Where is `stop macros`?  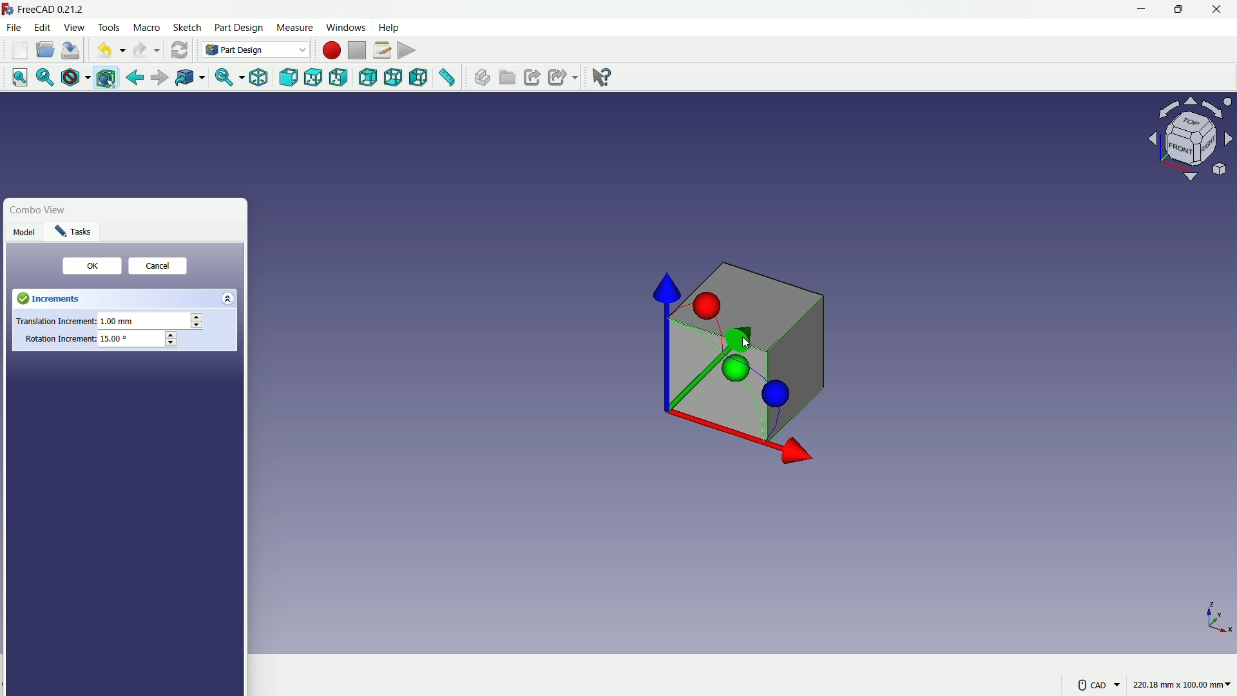 stop macros is located at coordinates (357, 51).